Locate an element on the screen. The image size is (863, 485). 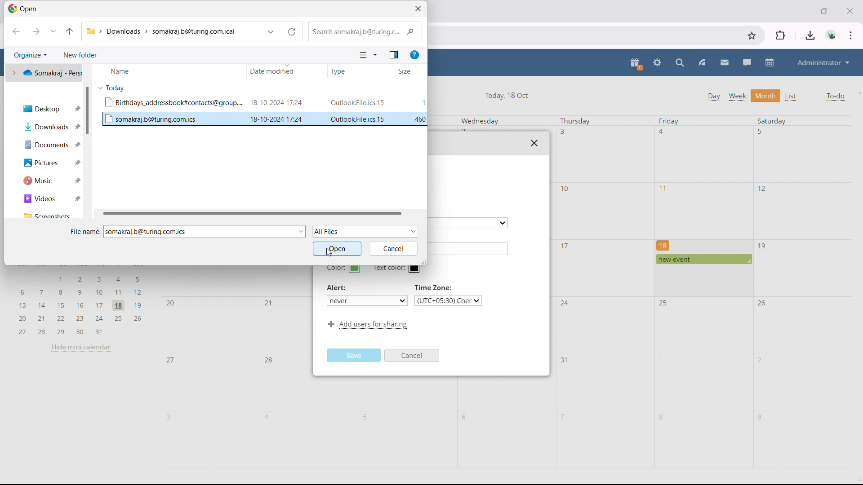
size is located at coordinates (411, 71).